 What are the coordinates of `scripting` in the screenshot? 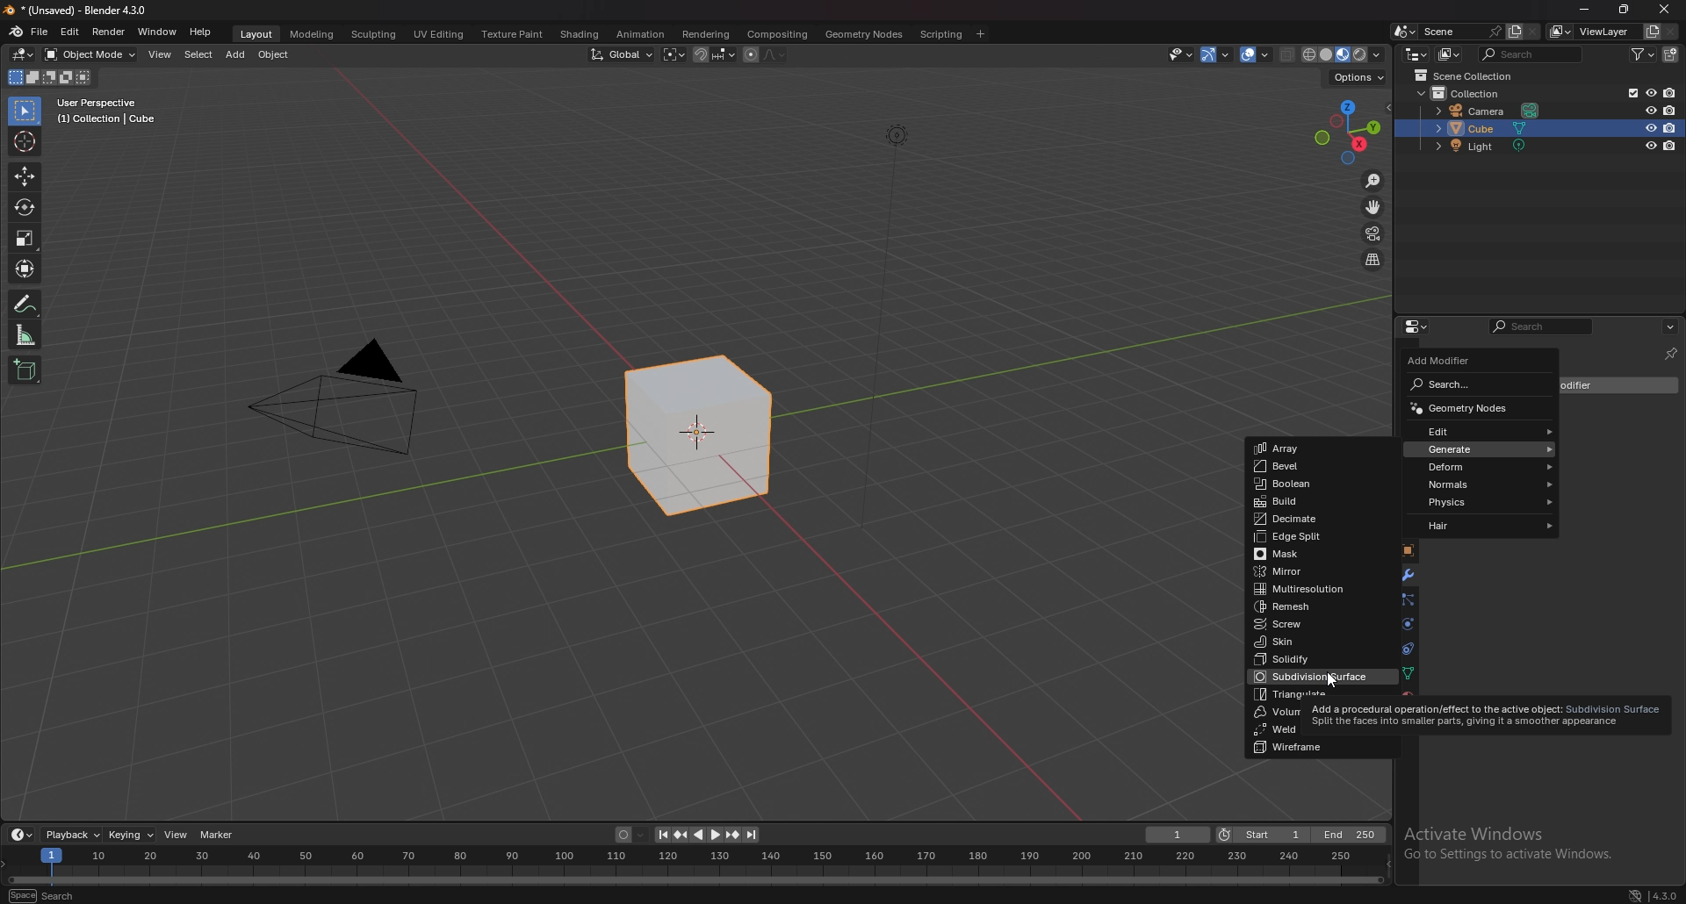 It's located at (940, 34).